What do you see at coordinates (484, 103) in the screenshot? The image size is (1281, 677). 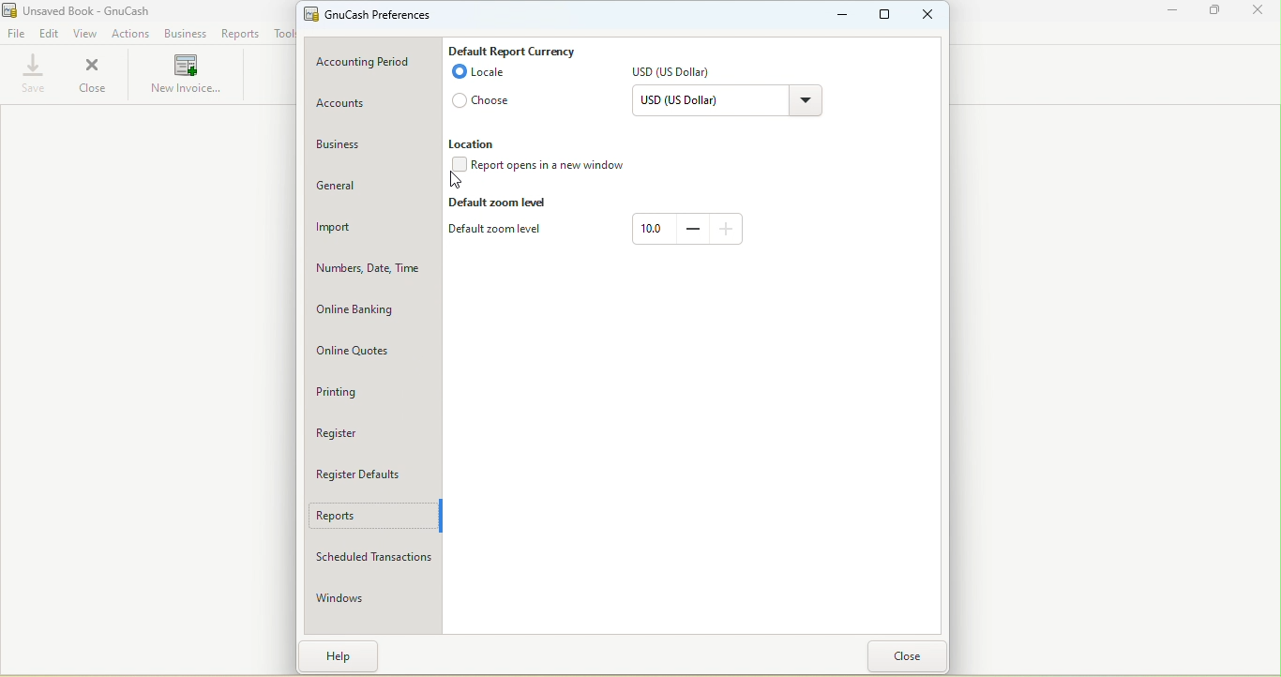 I see `Choose` at bounding box center [484, 103].